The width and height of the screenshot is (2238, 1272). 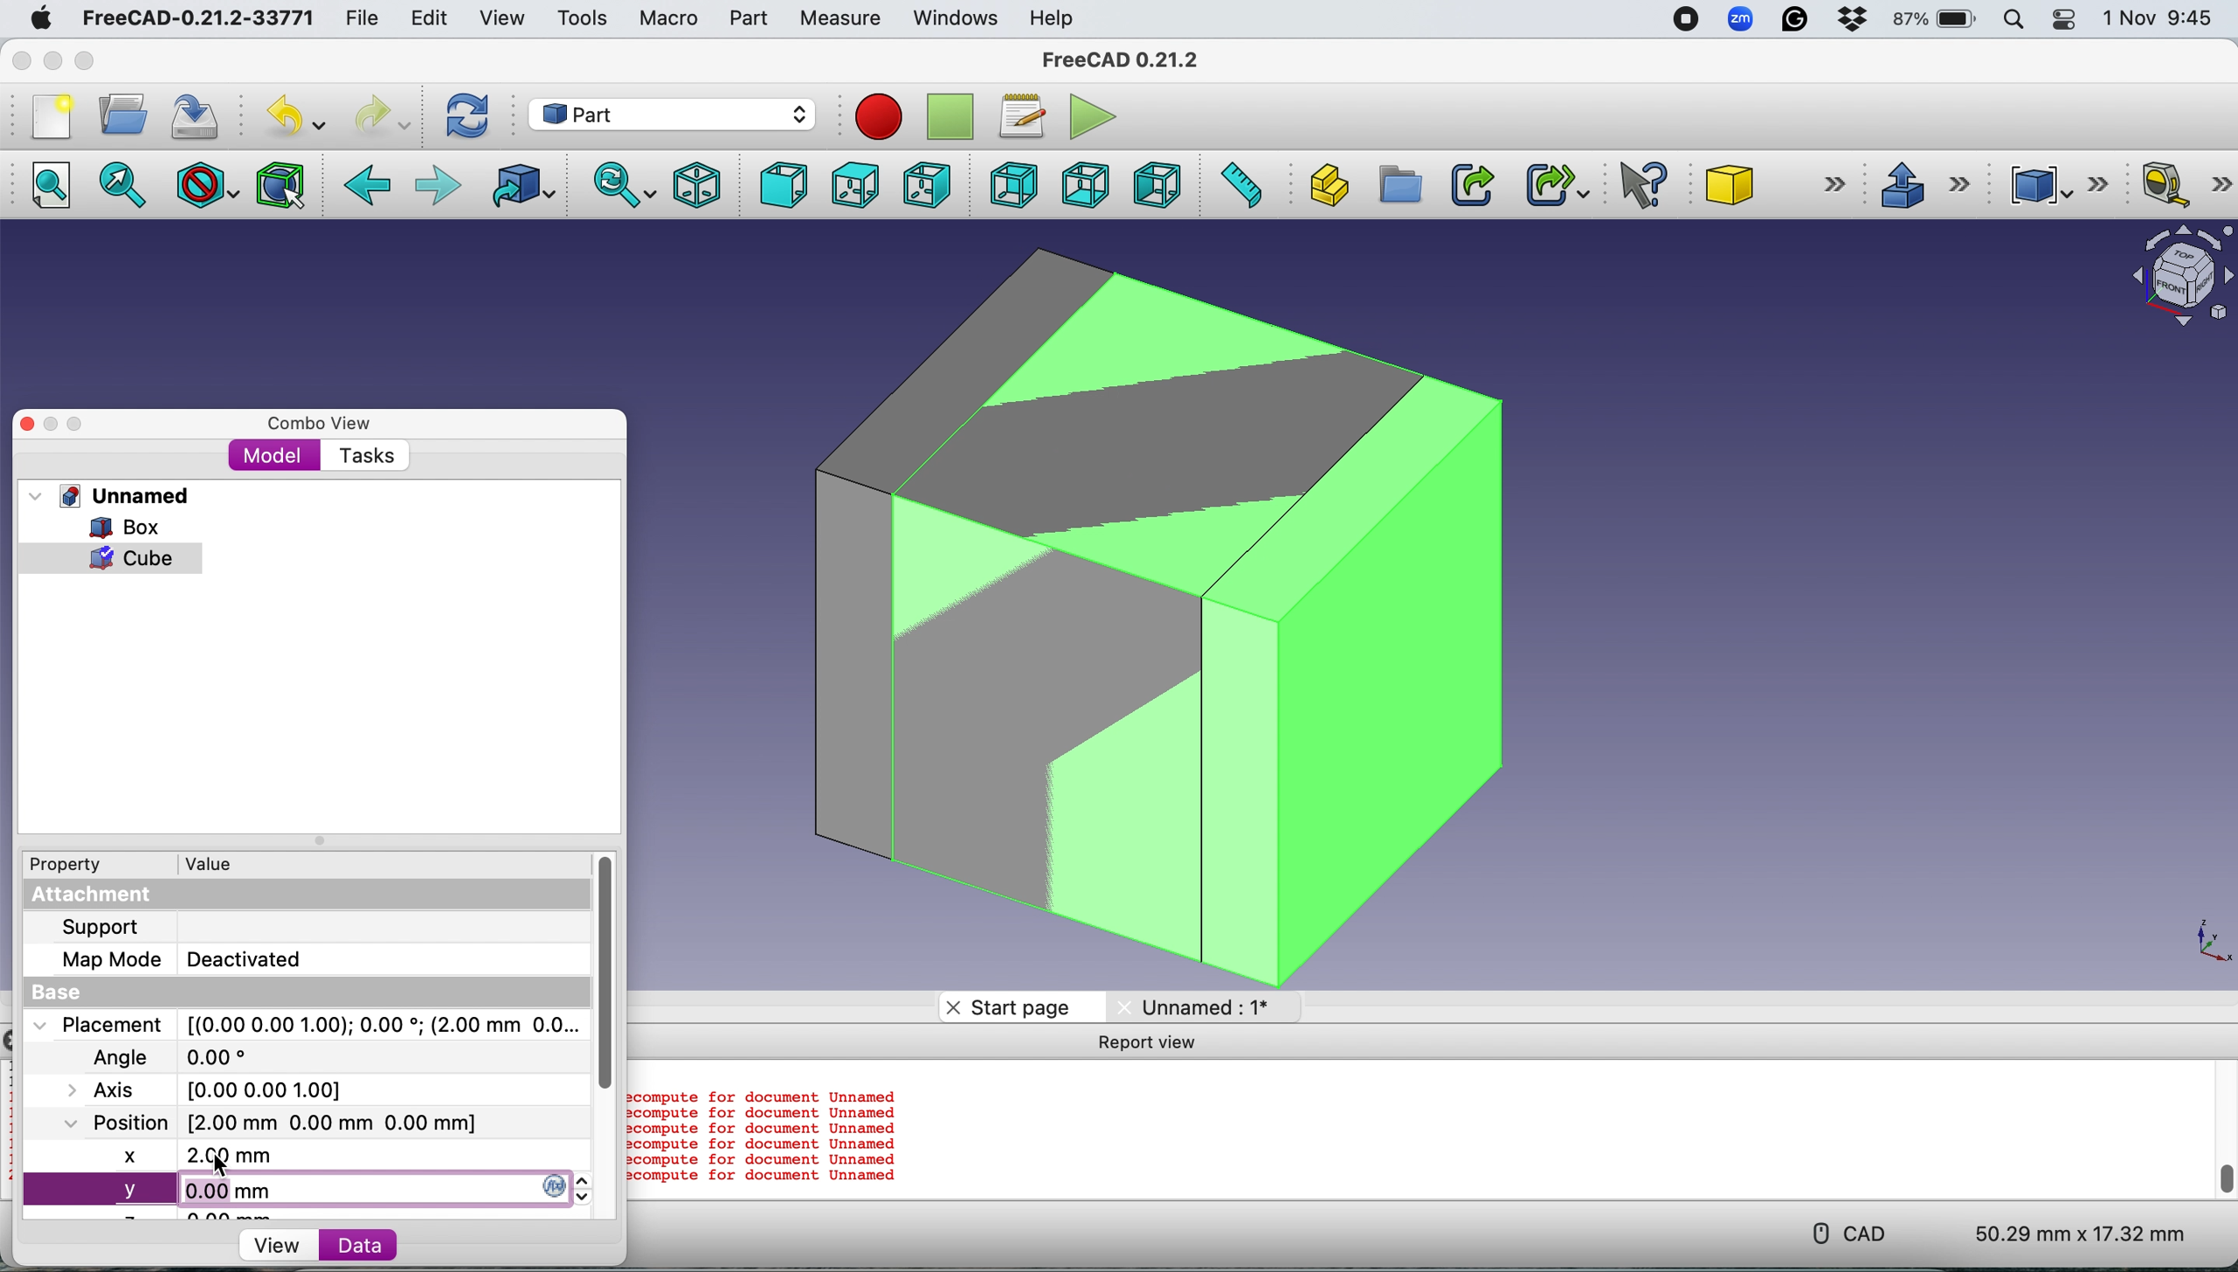 I want to click on Angle 0.00, so click(x=183, y=1059).